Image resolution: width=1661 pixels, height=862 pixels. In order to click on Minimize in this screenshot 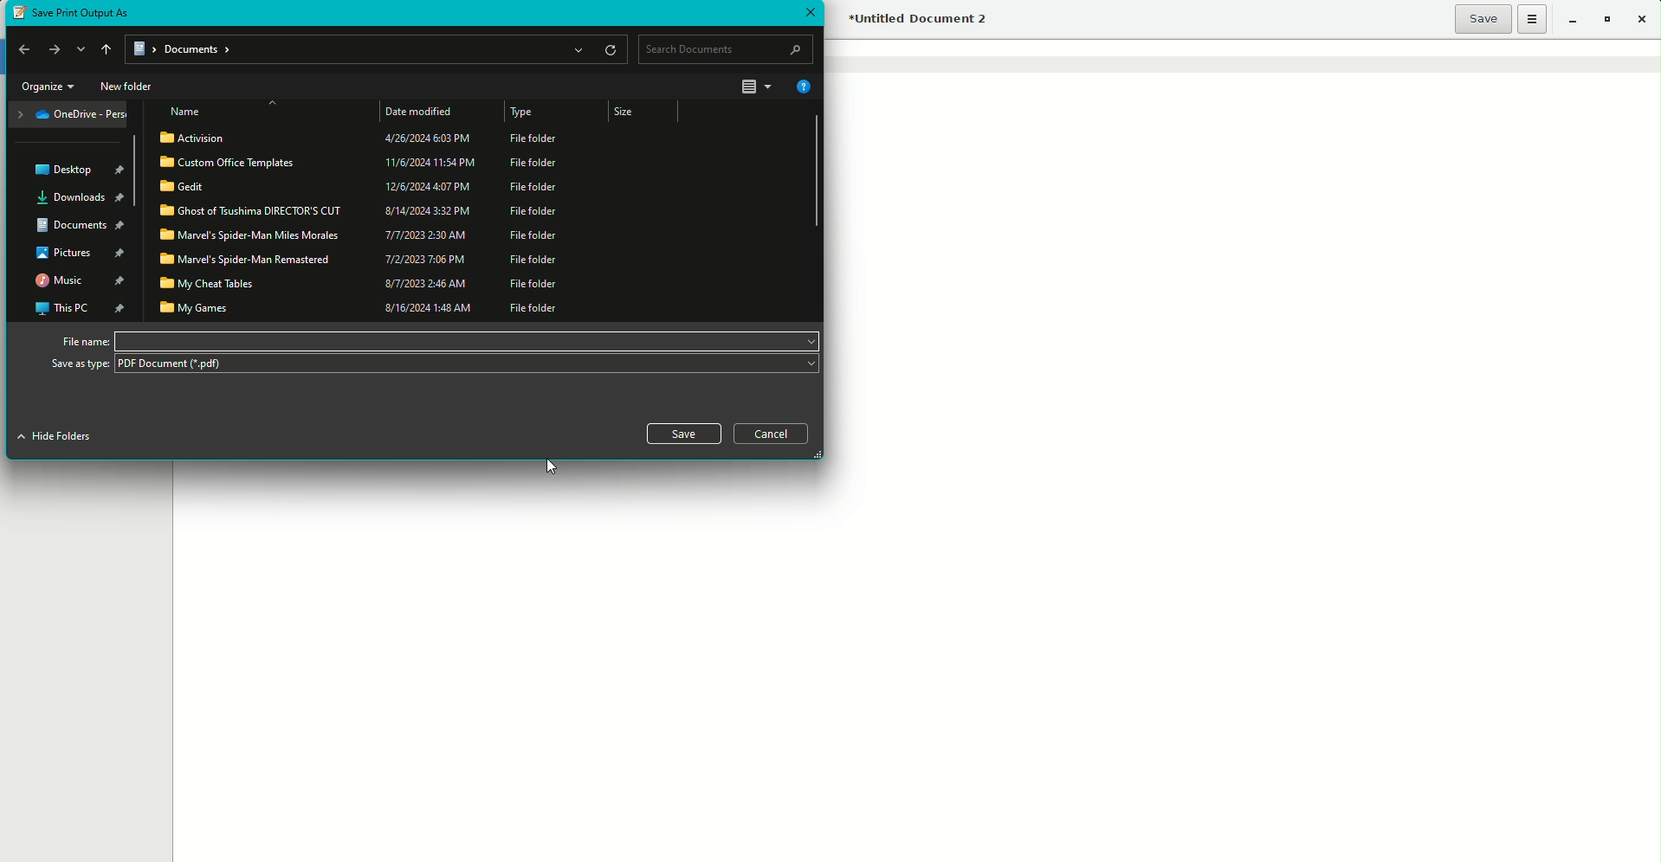, I will do `click(1569, 18)`.